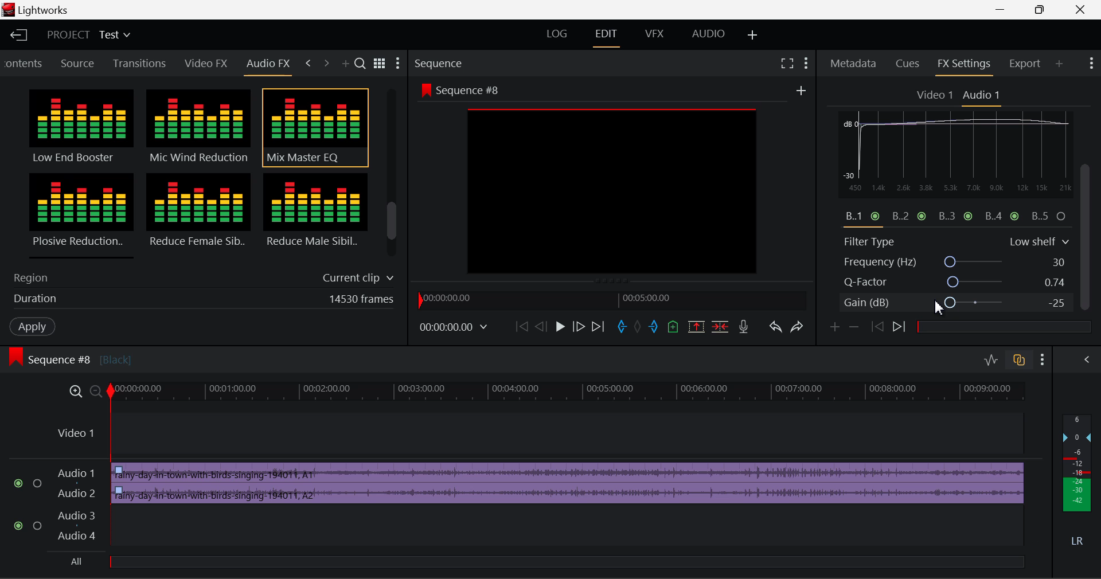 This screenshot has width=1101, height=579. What do you see at coordinates (1059, 65) in the screenshot?
I see `Add Panel` at bounding box center [1059, 65].